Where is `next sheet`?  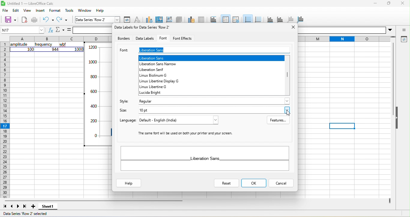
next sheet is located at coordinates (19, 206).